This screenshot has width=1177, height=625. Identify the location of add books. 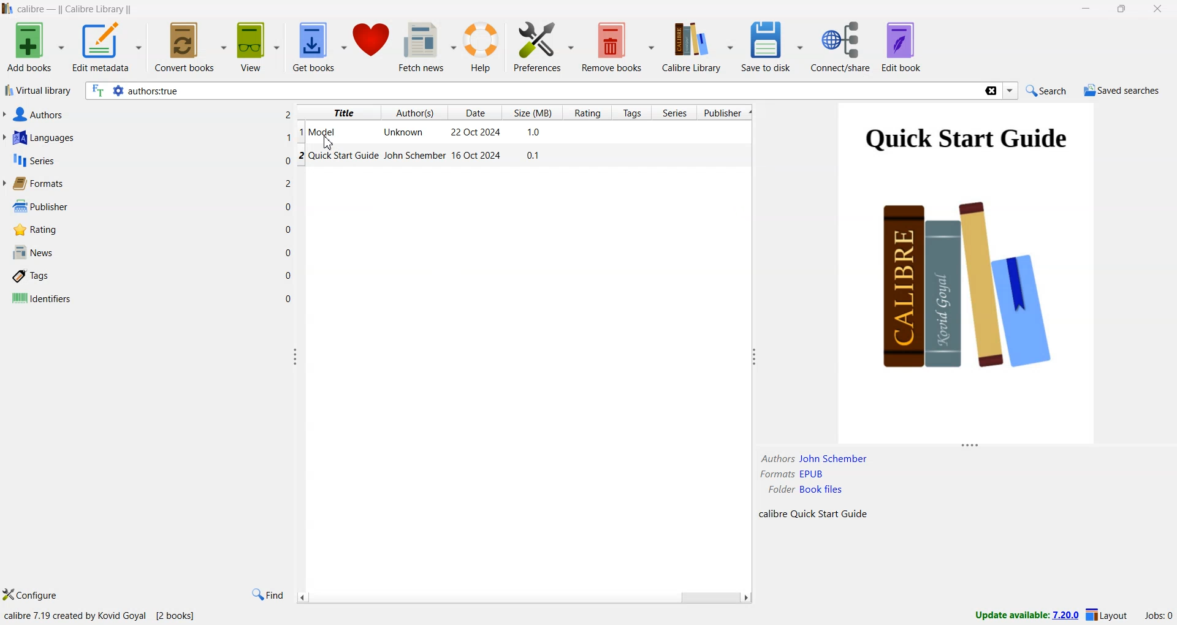
(34, 47).